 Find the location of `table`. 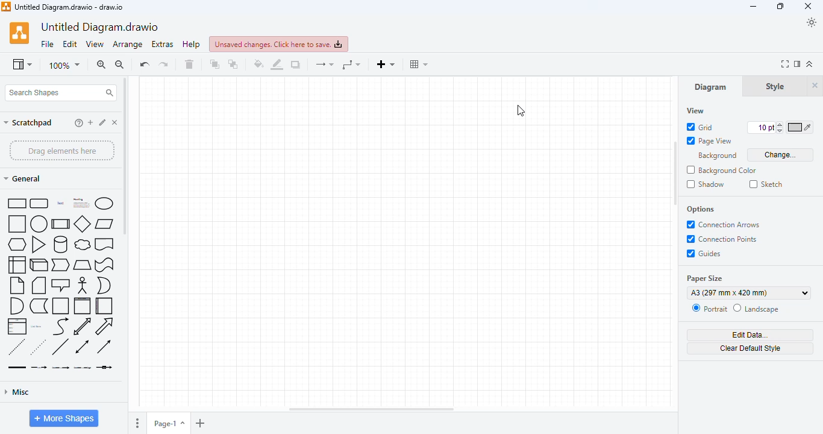

table is located at coordinates (418, 64).